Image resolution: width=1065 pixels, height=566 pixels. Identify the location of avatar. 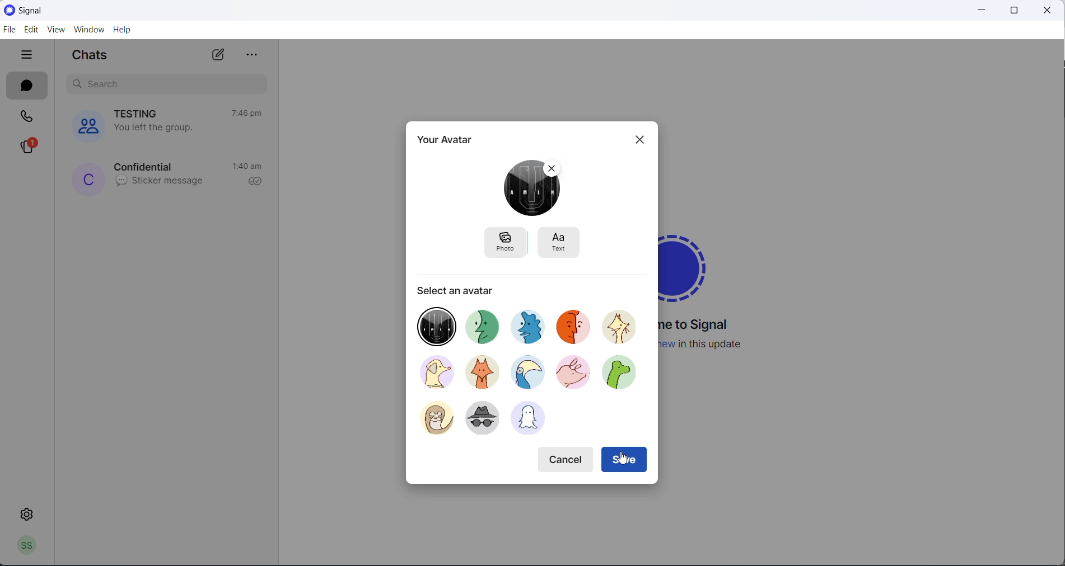
(573, 375).